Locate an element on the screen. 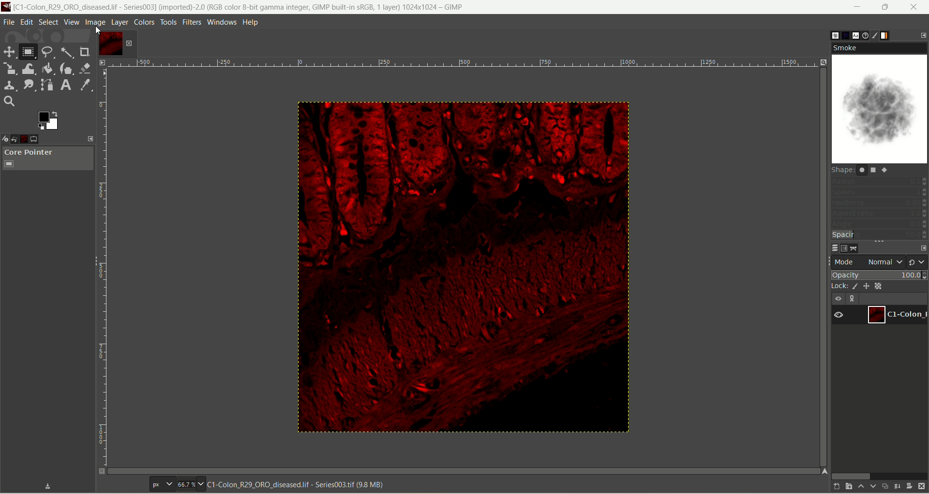  image is located at coordinates (95, 22).